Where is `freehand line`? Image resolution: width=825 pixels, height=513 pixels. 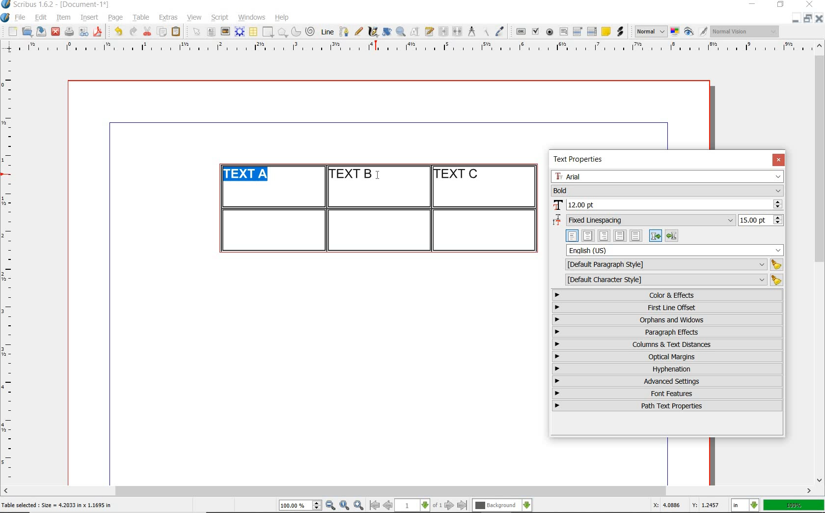 freehand line is located at coordinates (358, 31).